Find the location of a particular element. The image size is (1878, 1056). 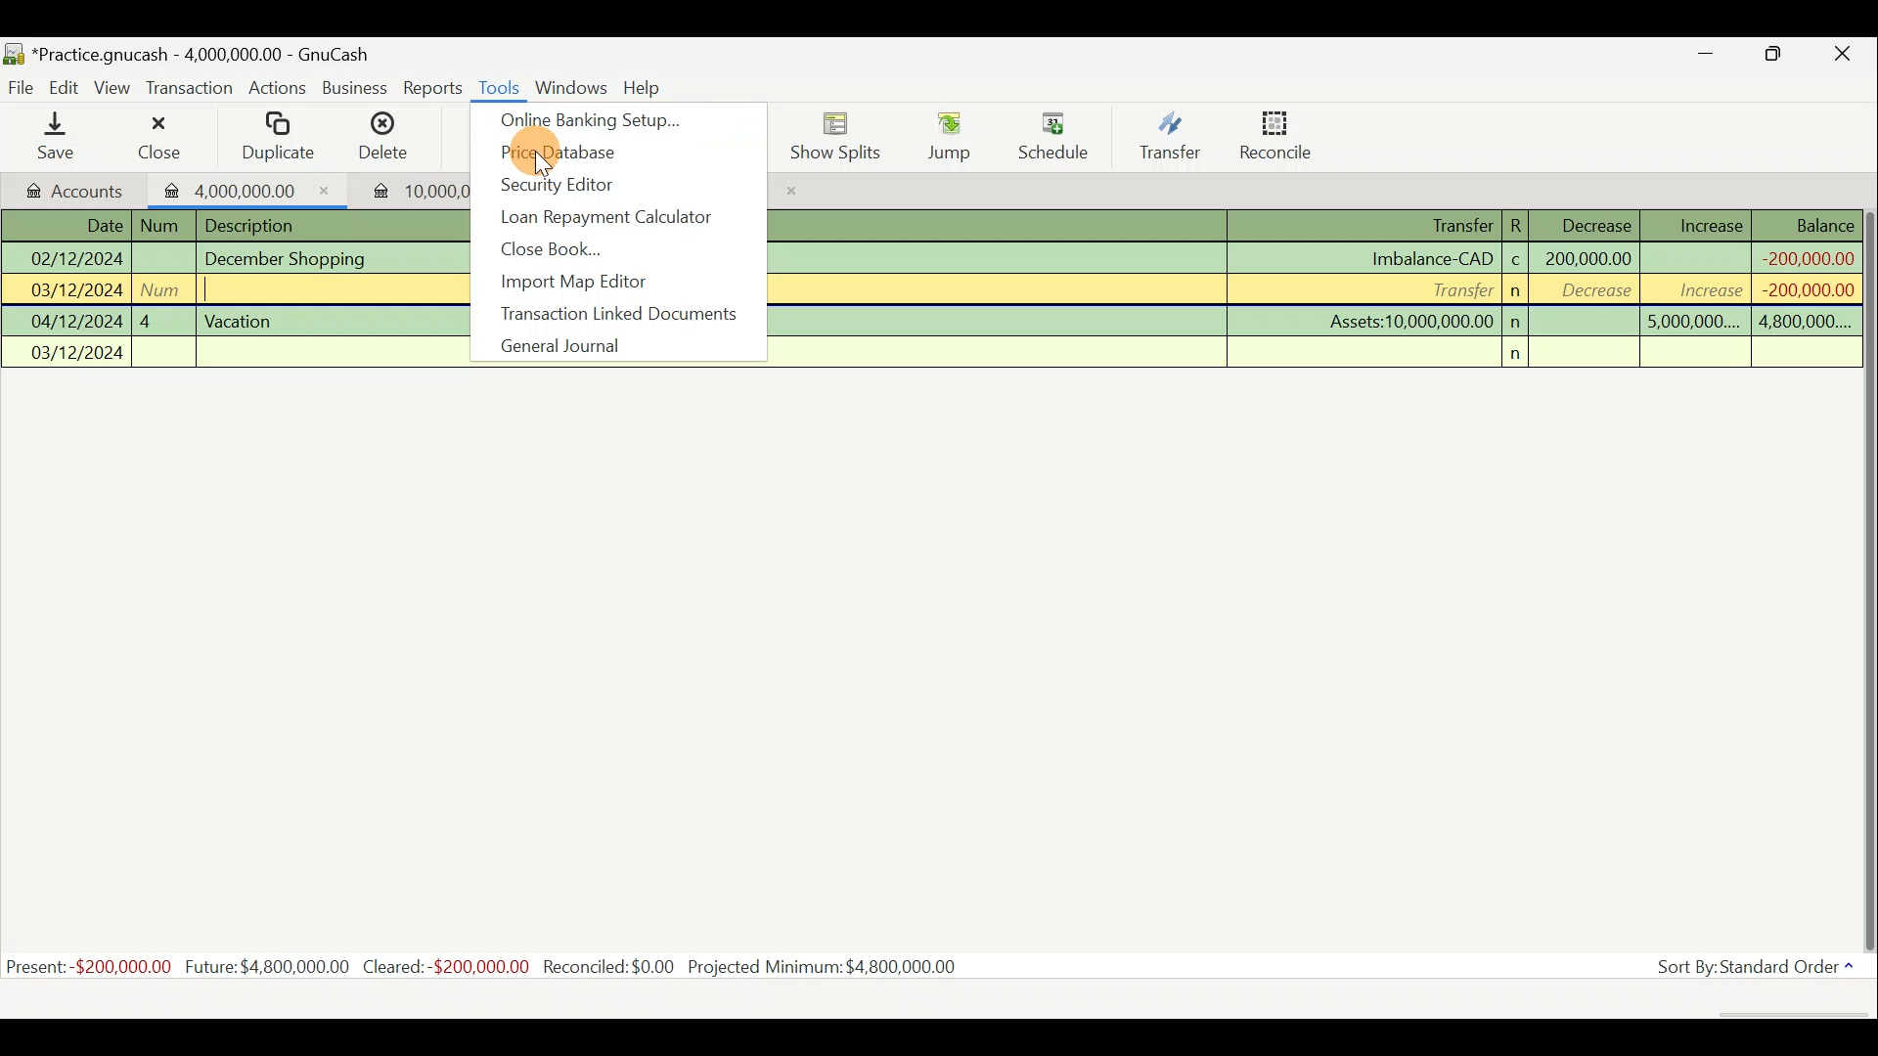

Imported transaction is located at coordinates (240, 188).